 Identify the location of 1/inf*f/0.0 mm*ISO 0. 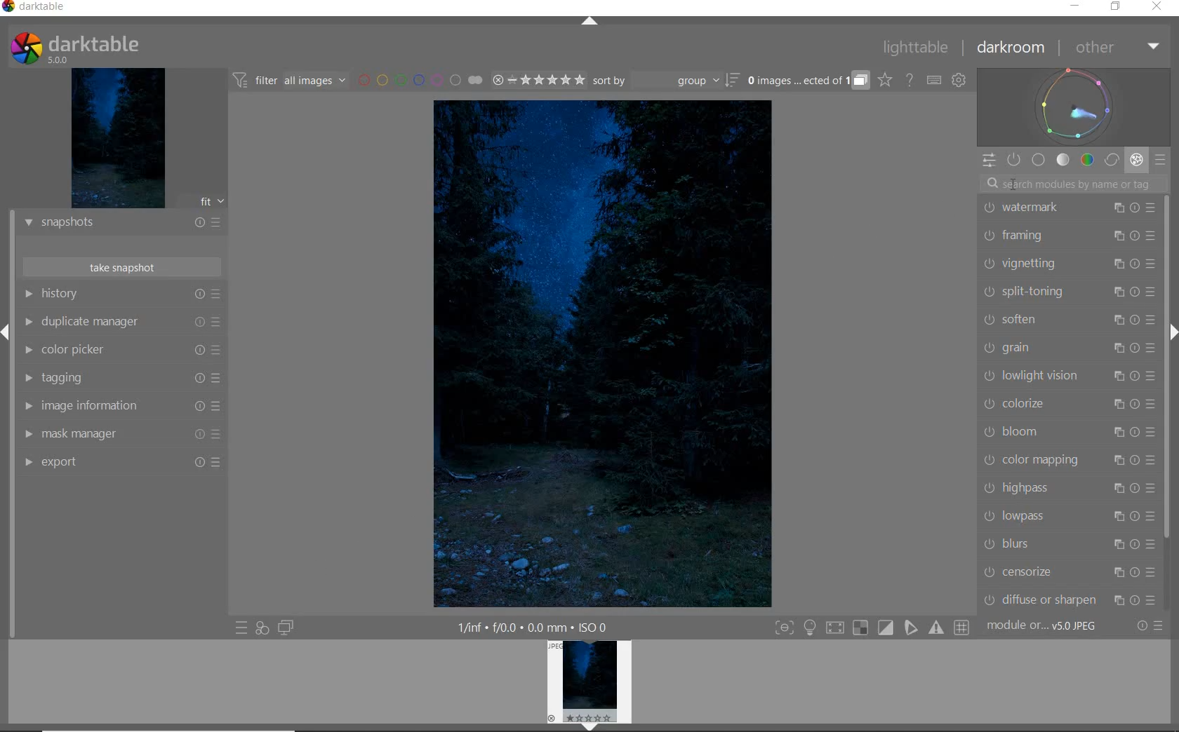
(529, 626).